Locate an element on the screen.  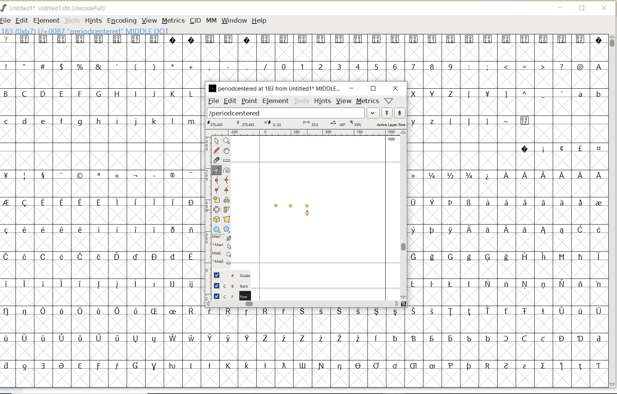
show next word list is located at coordinates (401, 113).